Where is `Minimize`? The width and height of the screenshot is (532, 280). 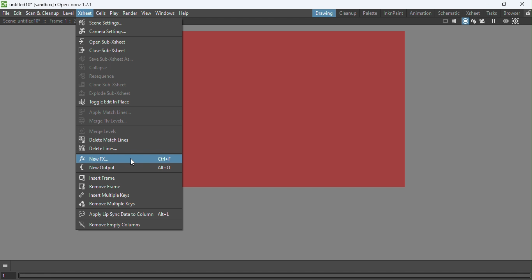 Minimize is located at coordinates (486, 4).